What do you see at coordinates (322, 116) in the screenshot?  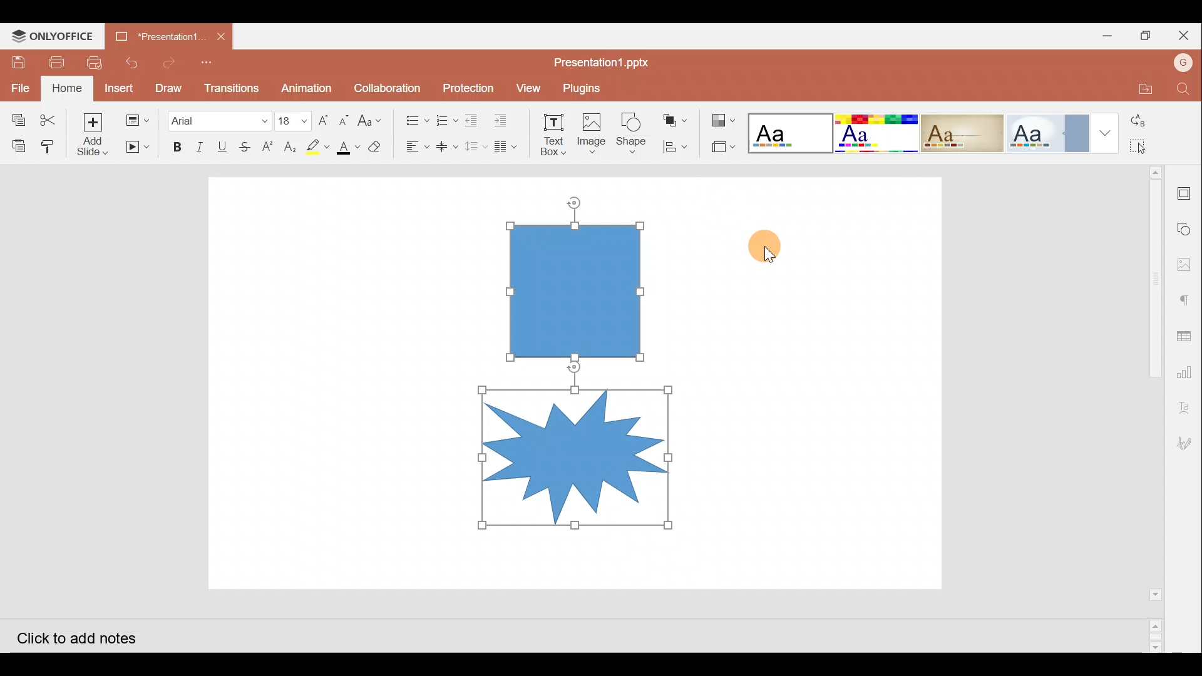 I see `Increase font size` at bounding box center [322, 116].